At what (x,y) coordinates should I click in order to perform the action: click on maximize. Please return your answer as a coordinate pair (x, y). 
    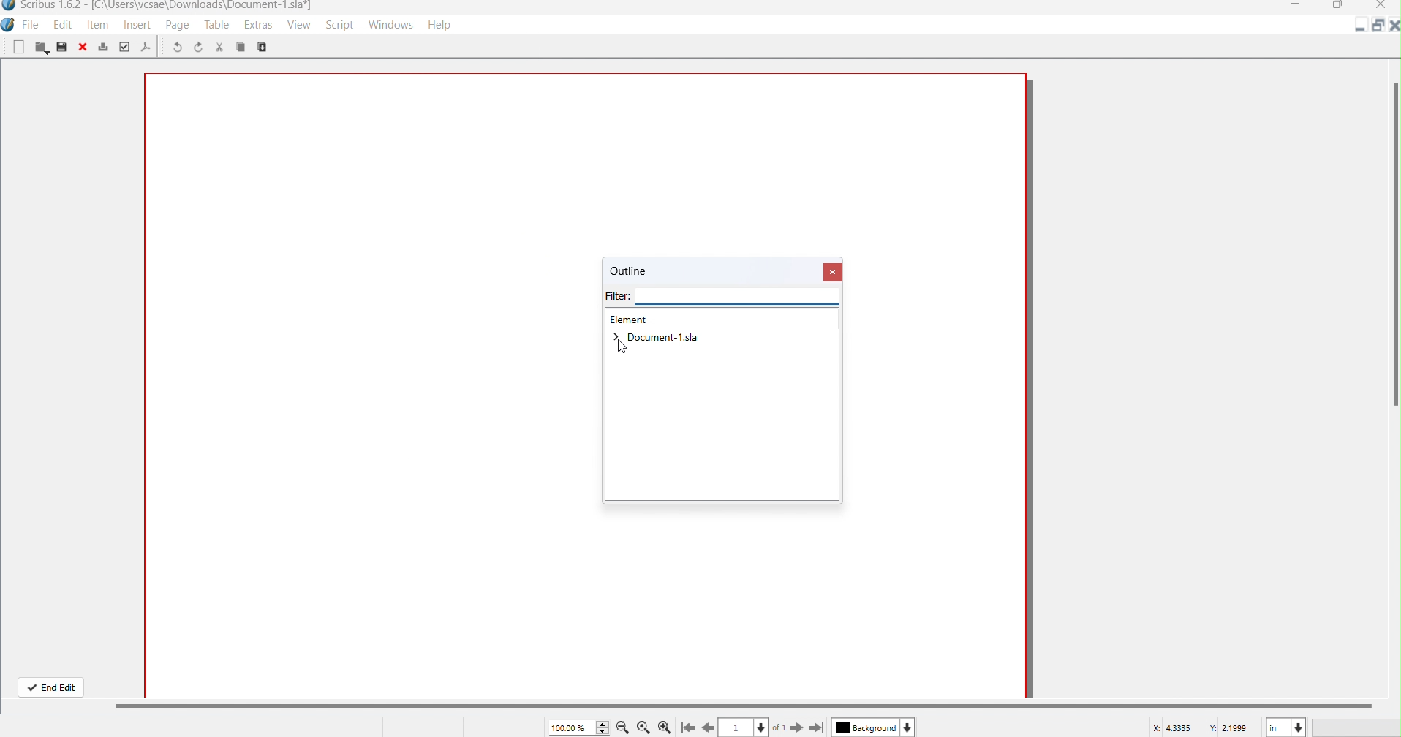
    Looking at the image, I should click on (1376, 26).